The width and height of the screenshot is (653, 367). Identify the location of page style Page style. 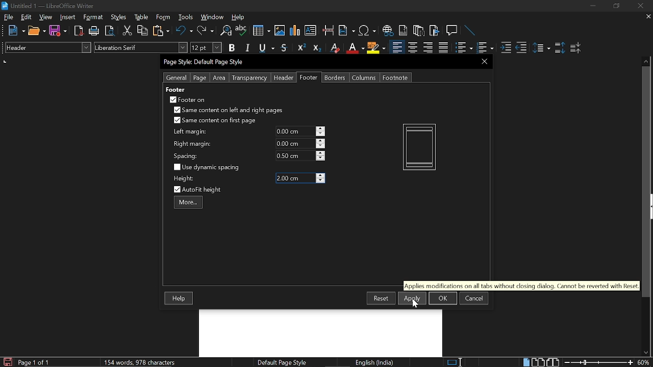
(284, 362).